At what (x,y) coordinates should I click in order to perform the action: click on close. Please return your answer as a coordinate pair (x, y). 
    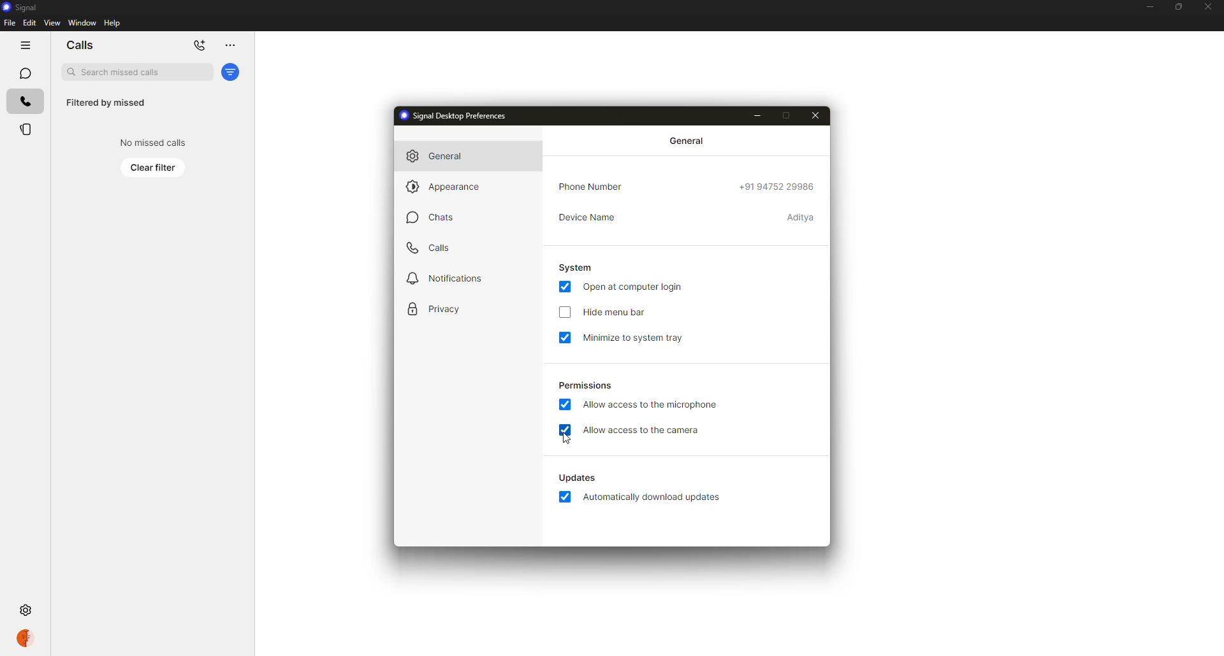
    Looking at the image, I should click on (816, 115).